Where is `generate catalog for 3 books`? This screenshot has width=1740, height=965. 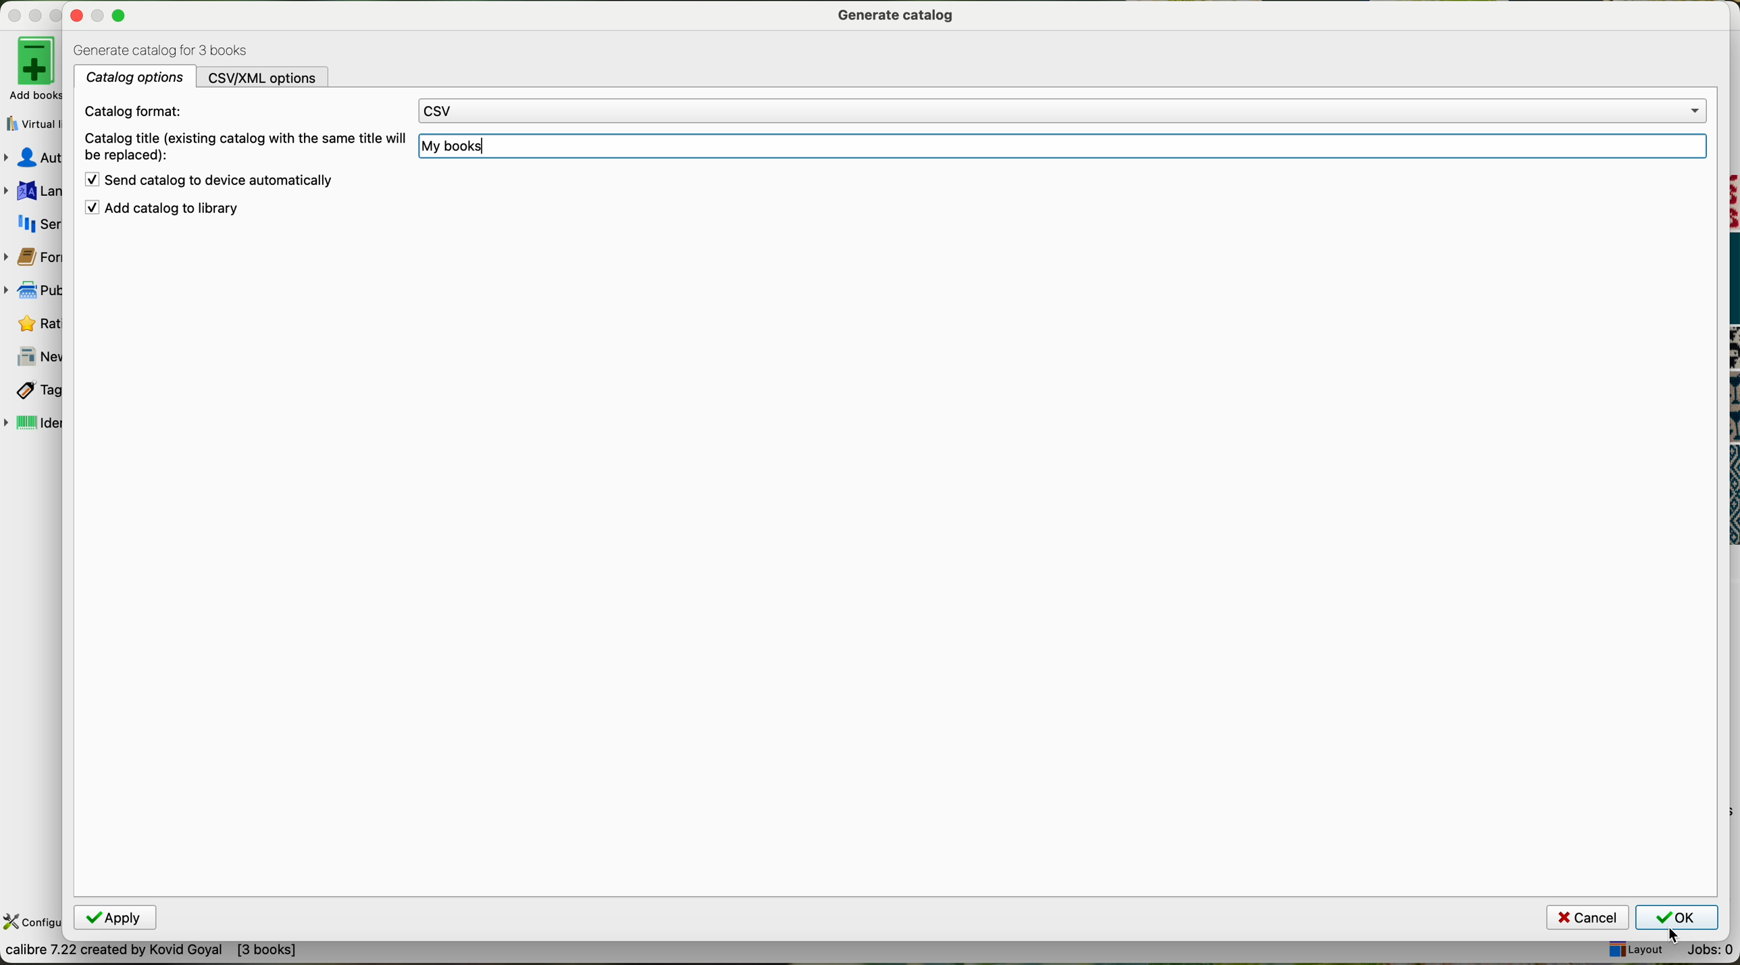
generate catalog for 3 books is located at coordinates (168, 48).